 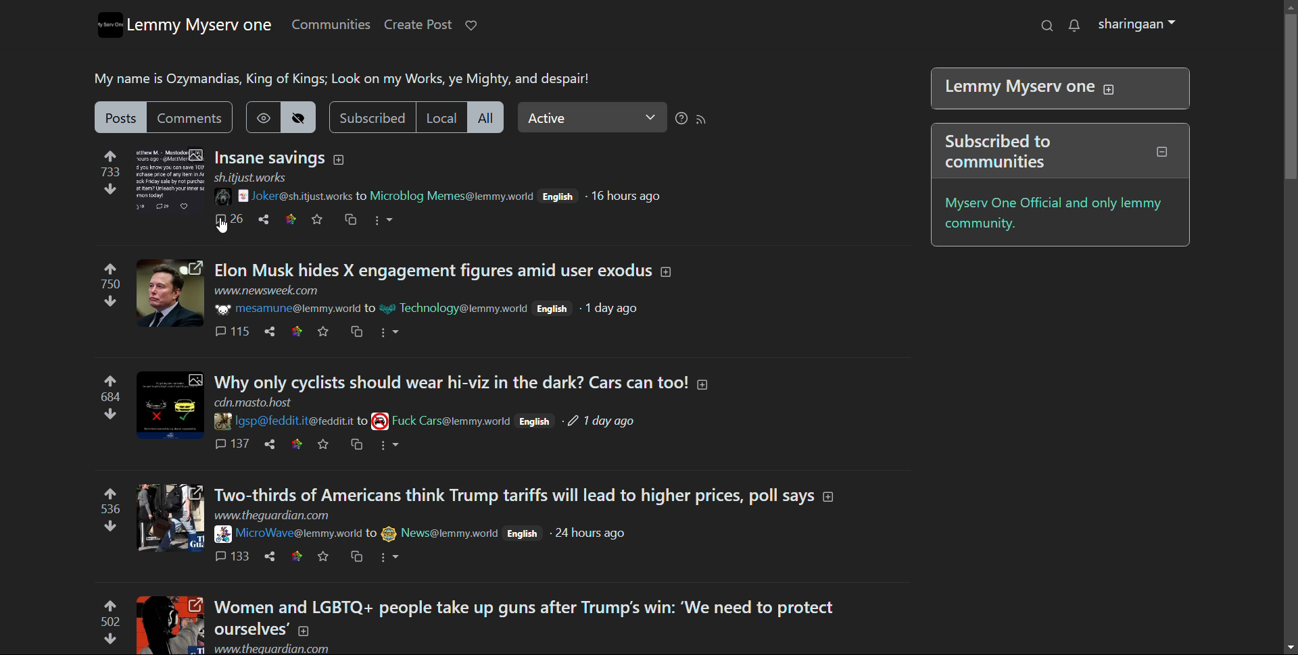 What do you see at coordinates (1074, 25) in the screenshot?
I see `notifications` at bounding box center [1074, 25].